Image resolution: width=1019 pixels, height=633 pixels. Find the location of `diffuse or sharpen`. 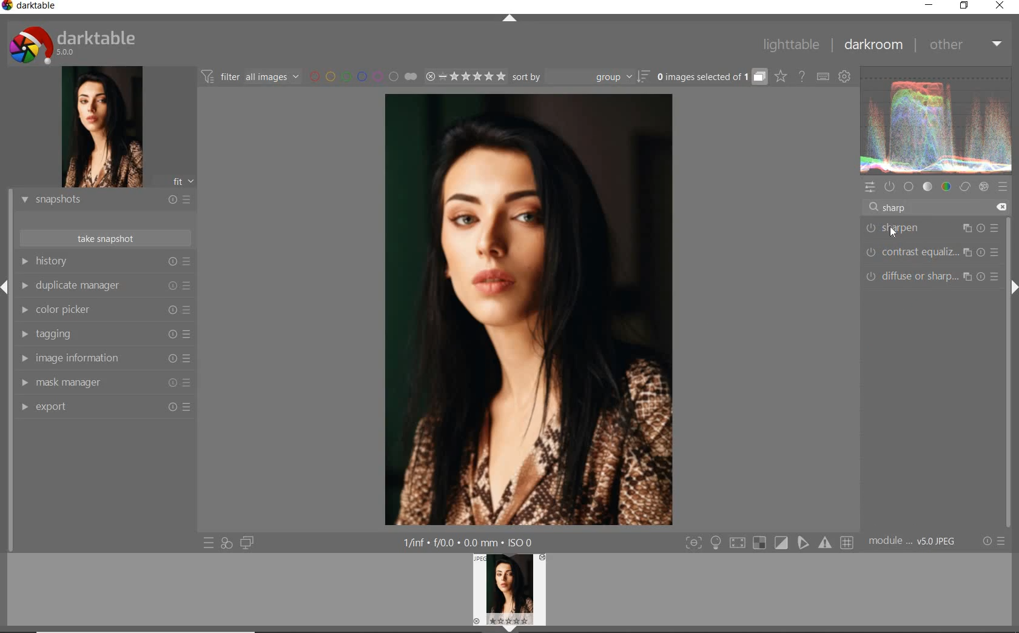

diffuse or sharpen is located at coordinates (929, 277).